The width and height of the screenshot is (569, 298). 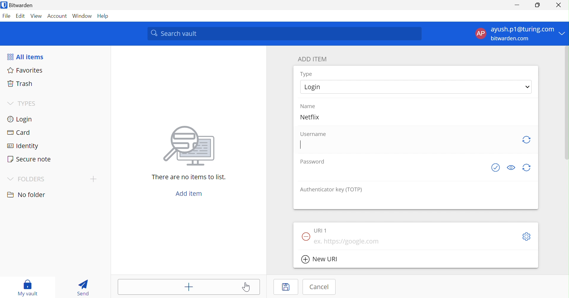 What do you see at coordinates (567, 104) in the screenshot?
I see `scrollbar` at bounding box center [567, 104].